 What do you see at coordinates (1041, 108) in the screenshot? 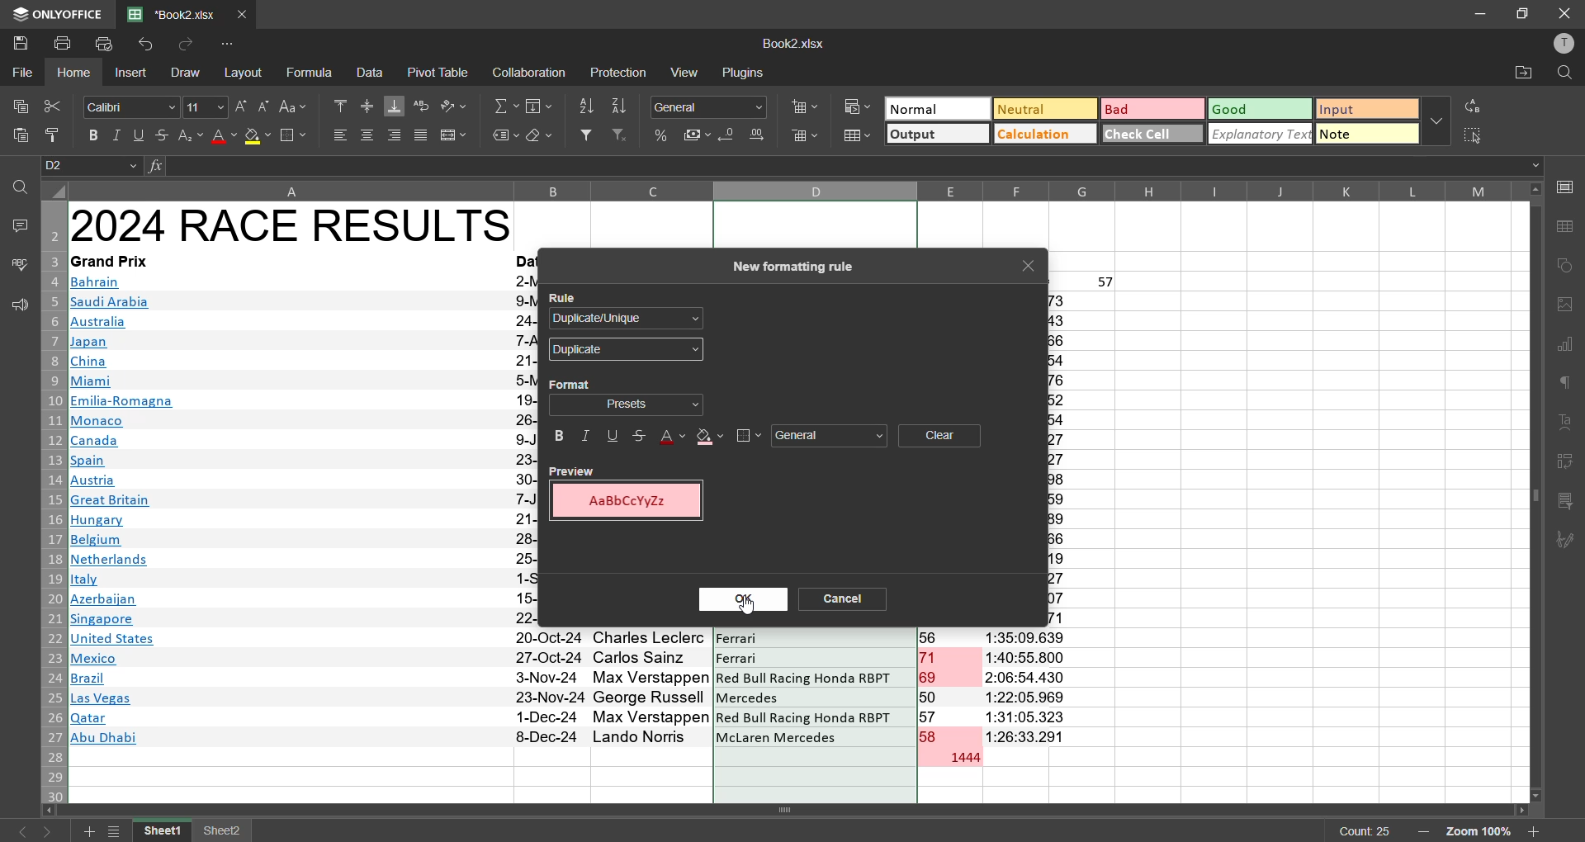
I see `neutral` at bounding box center [1041, 108].